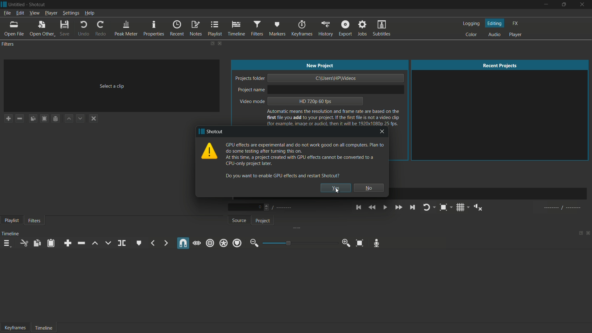 The width and height of the screenshot is (592, 333). What do you see at coordinates (371, 207) in the screenshot?
I see `quickly play backward` at bounding box center [371, 207].